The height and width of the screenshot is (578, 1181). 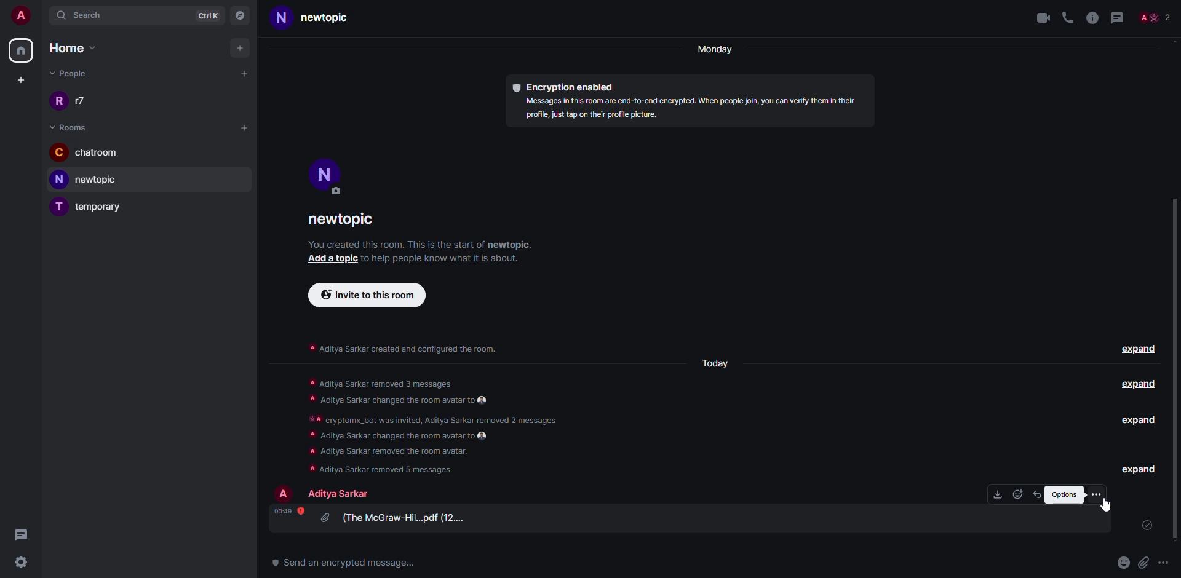 I want to click on add, so click(x=241, y=48).